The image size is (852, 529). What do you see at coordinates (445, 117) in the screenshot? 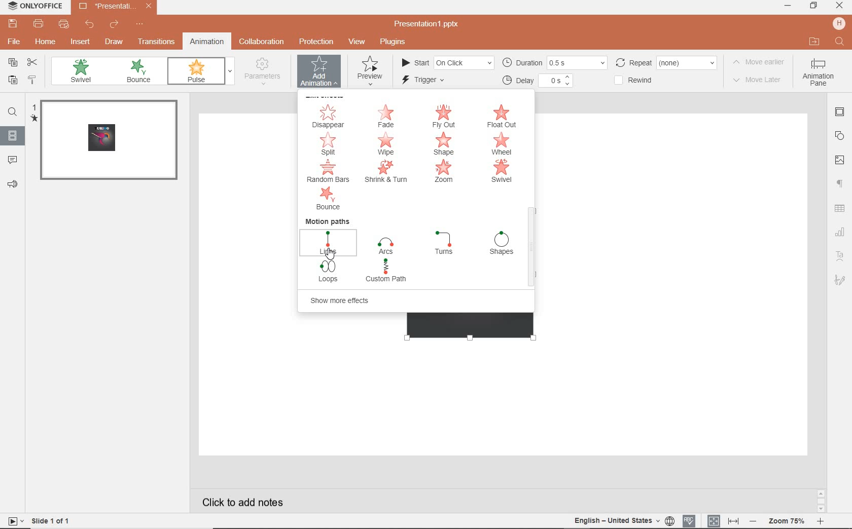
I see `fly out` at bounding box center [445, 117].